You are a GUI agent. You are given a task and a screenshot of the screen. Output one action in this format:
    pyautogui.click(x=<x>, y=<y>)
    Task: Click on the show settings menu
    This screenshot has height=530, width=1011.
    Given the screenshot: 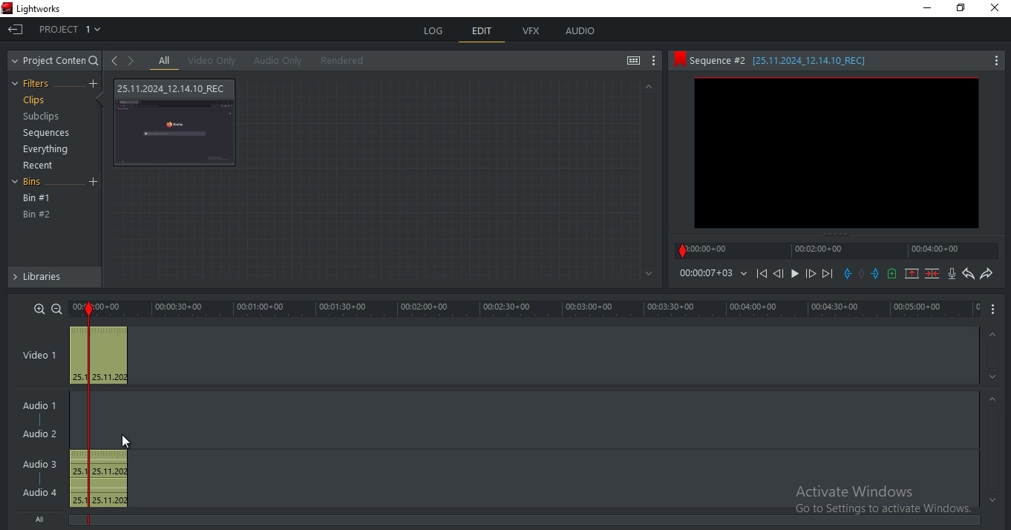 What is the action you would take?
    pyautogui.click(x=655, y=62)
    